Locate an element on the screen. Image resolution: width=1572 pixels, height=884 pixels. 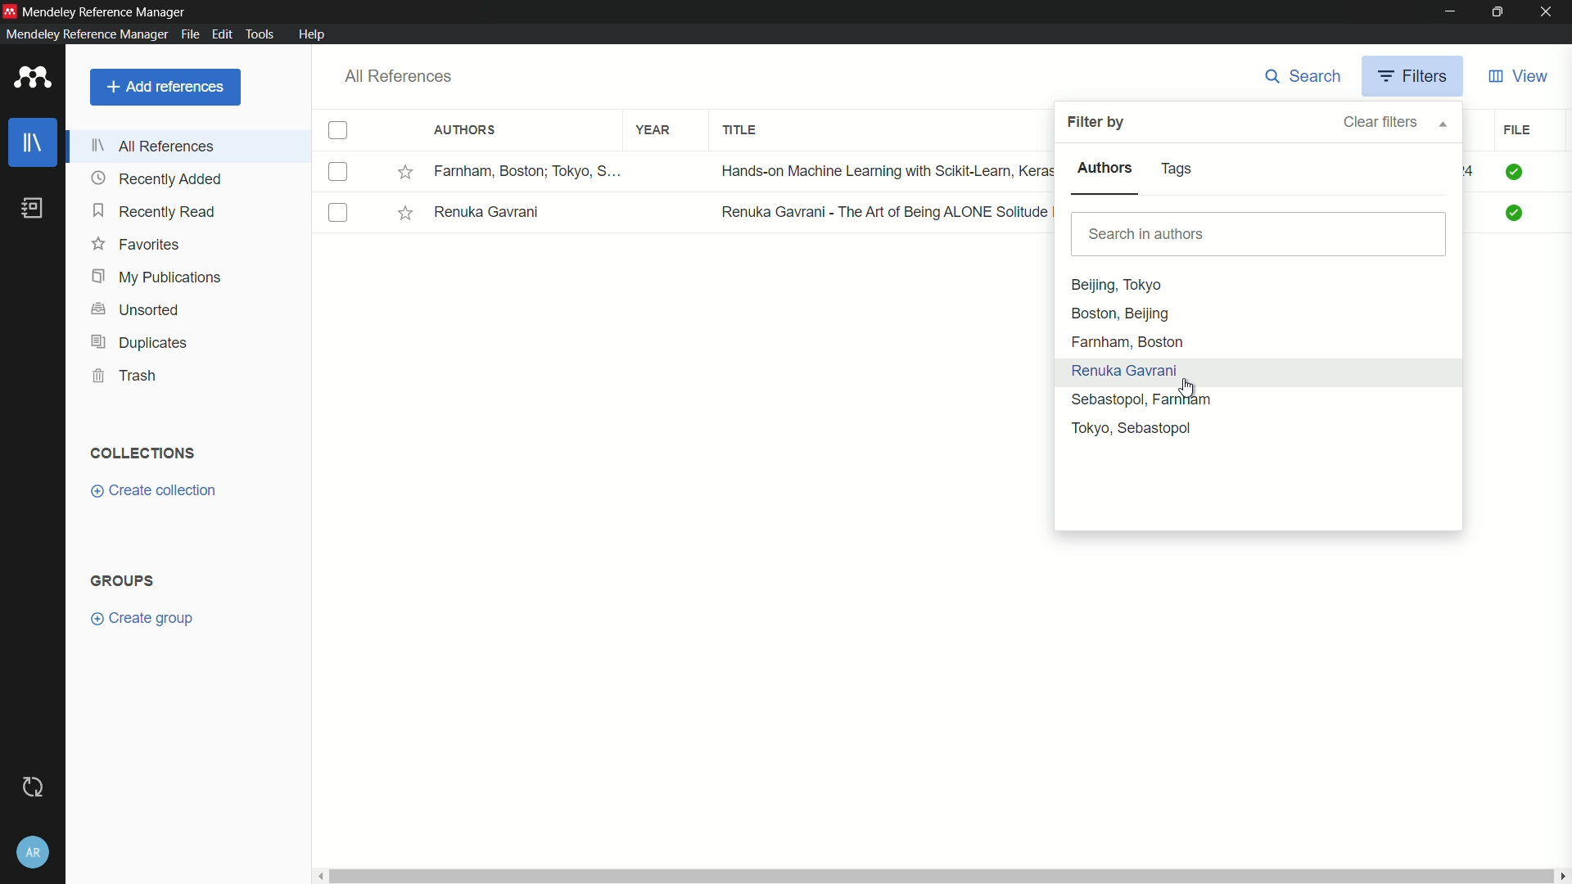
library is located at coordinates (31, 142).